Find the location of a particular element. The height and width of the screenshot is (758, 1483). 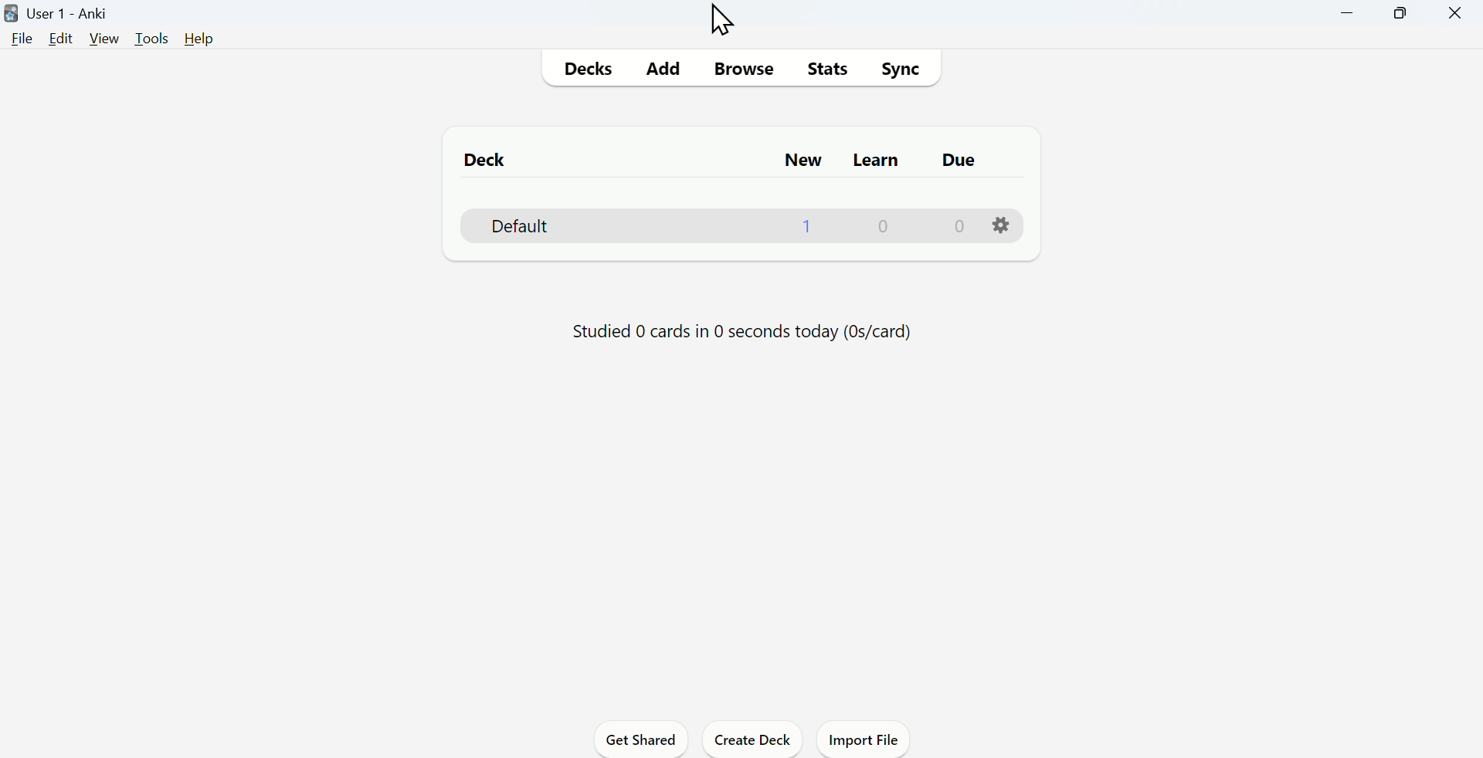

1 is located at coordinates (808, 229).